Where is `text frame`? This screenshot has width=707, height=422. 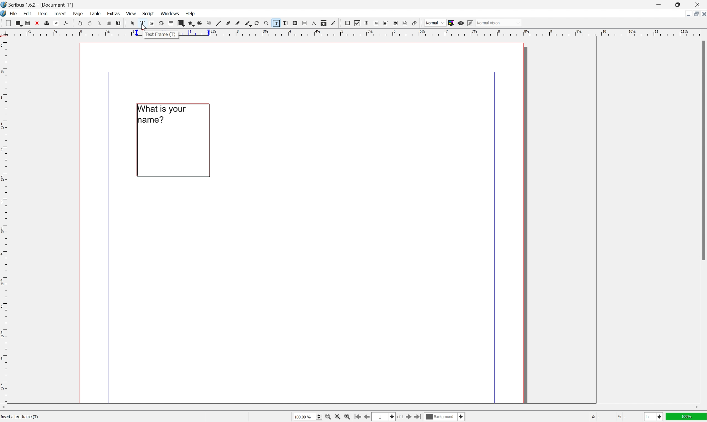 text frame is located at coordinates (160, 34).